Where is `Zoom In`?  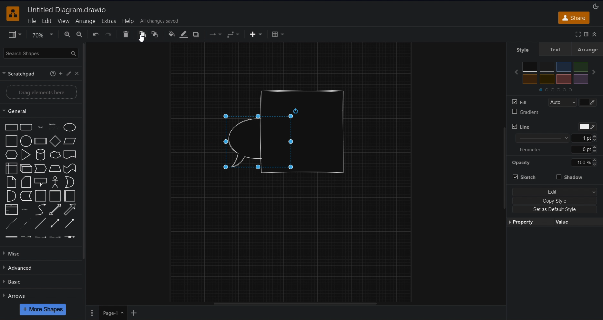 Zoom In is located at coordinates (66, 35).